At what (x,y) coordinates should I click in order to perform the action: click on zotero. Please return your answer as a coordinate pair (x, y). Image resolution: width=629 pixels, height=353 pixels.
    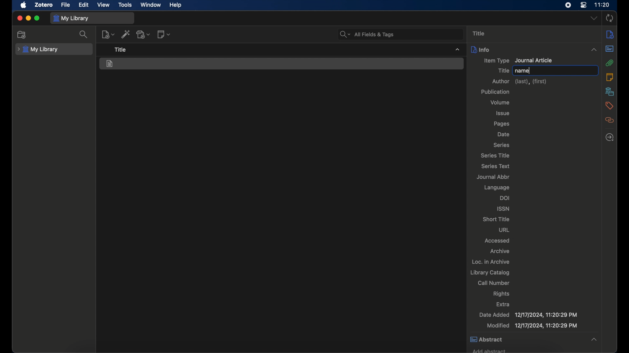
    Looking at the image, I should click on (44, 5).